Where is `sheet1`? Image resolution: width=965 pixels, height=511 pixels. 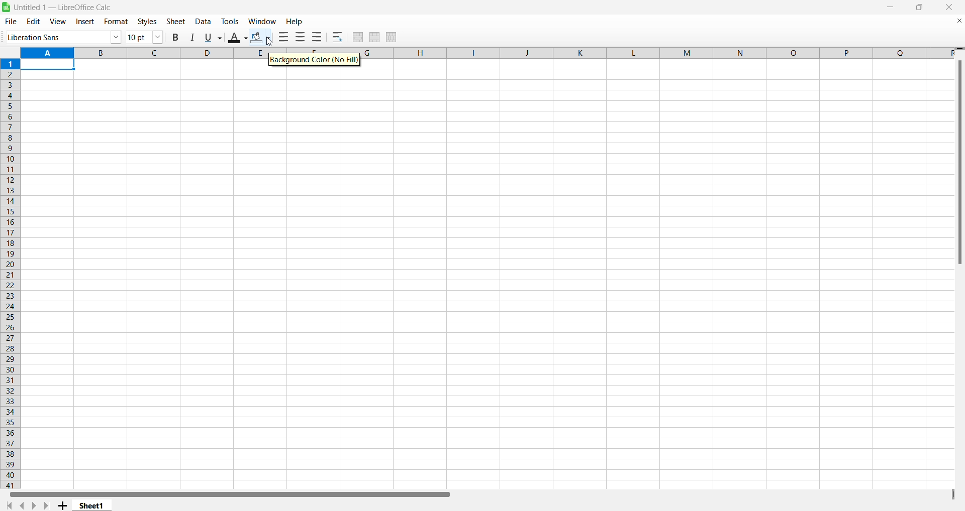 sheet1 is located at coordinates (93, 506).